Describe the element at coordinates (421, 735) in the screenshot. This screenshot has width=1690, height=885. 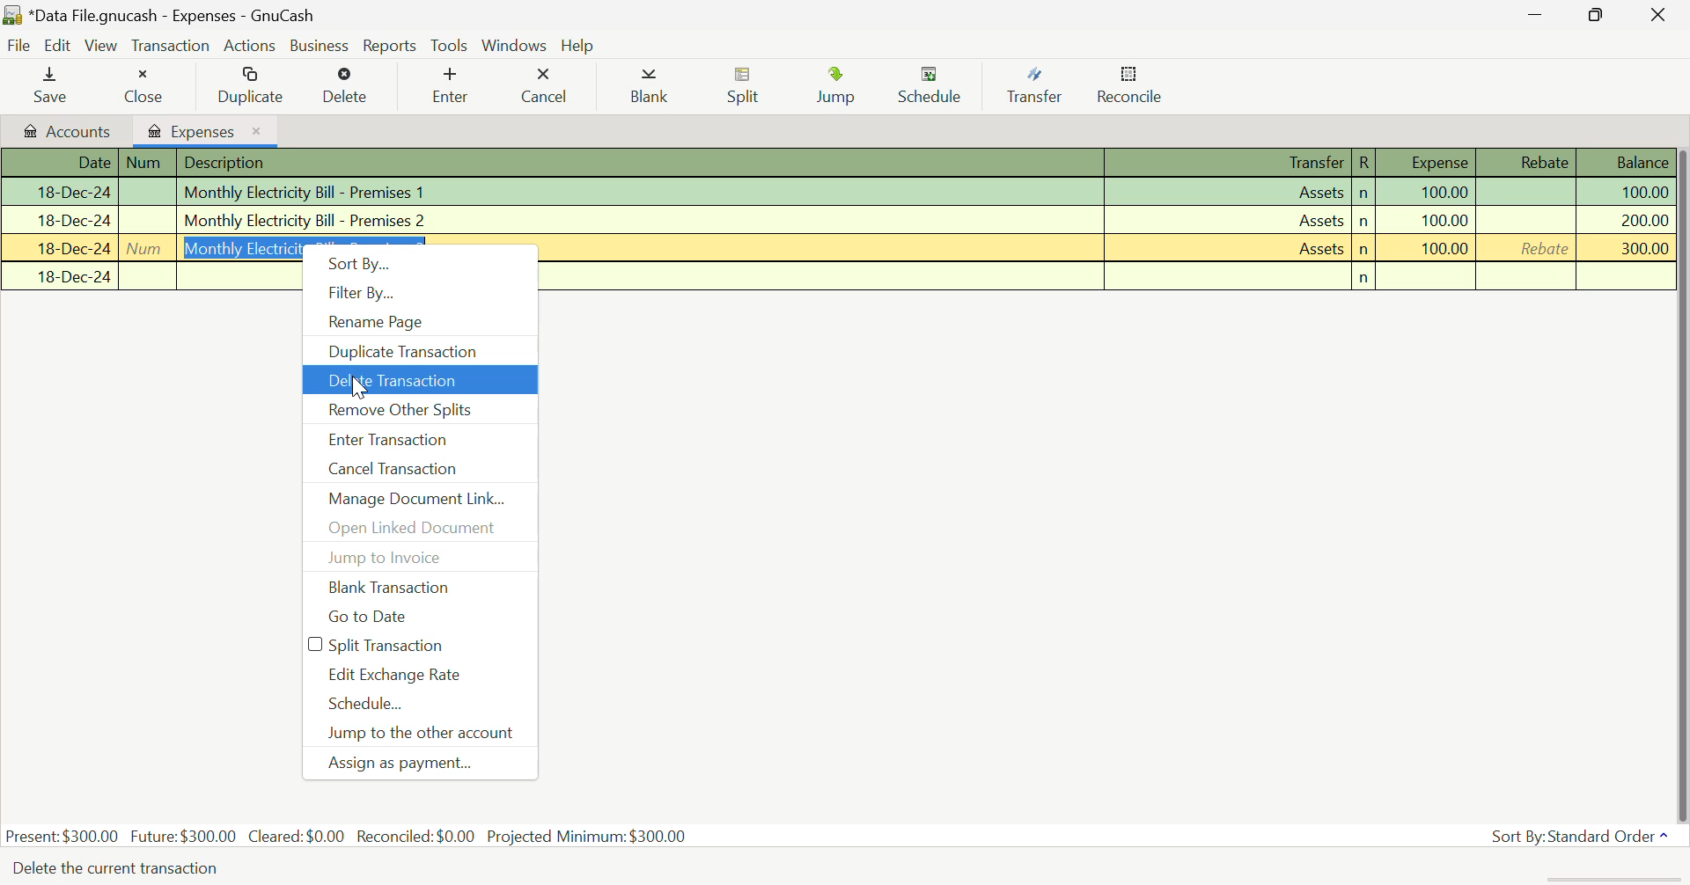
I see `Jump to the other account` at that location.